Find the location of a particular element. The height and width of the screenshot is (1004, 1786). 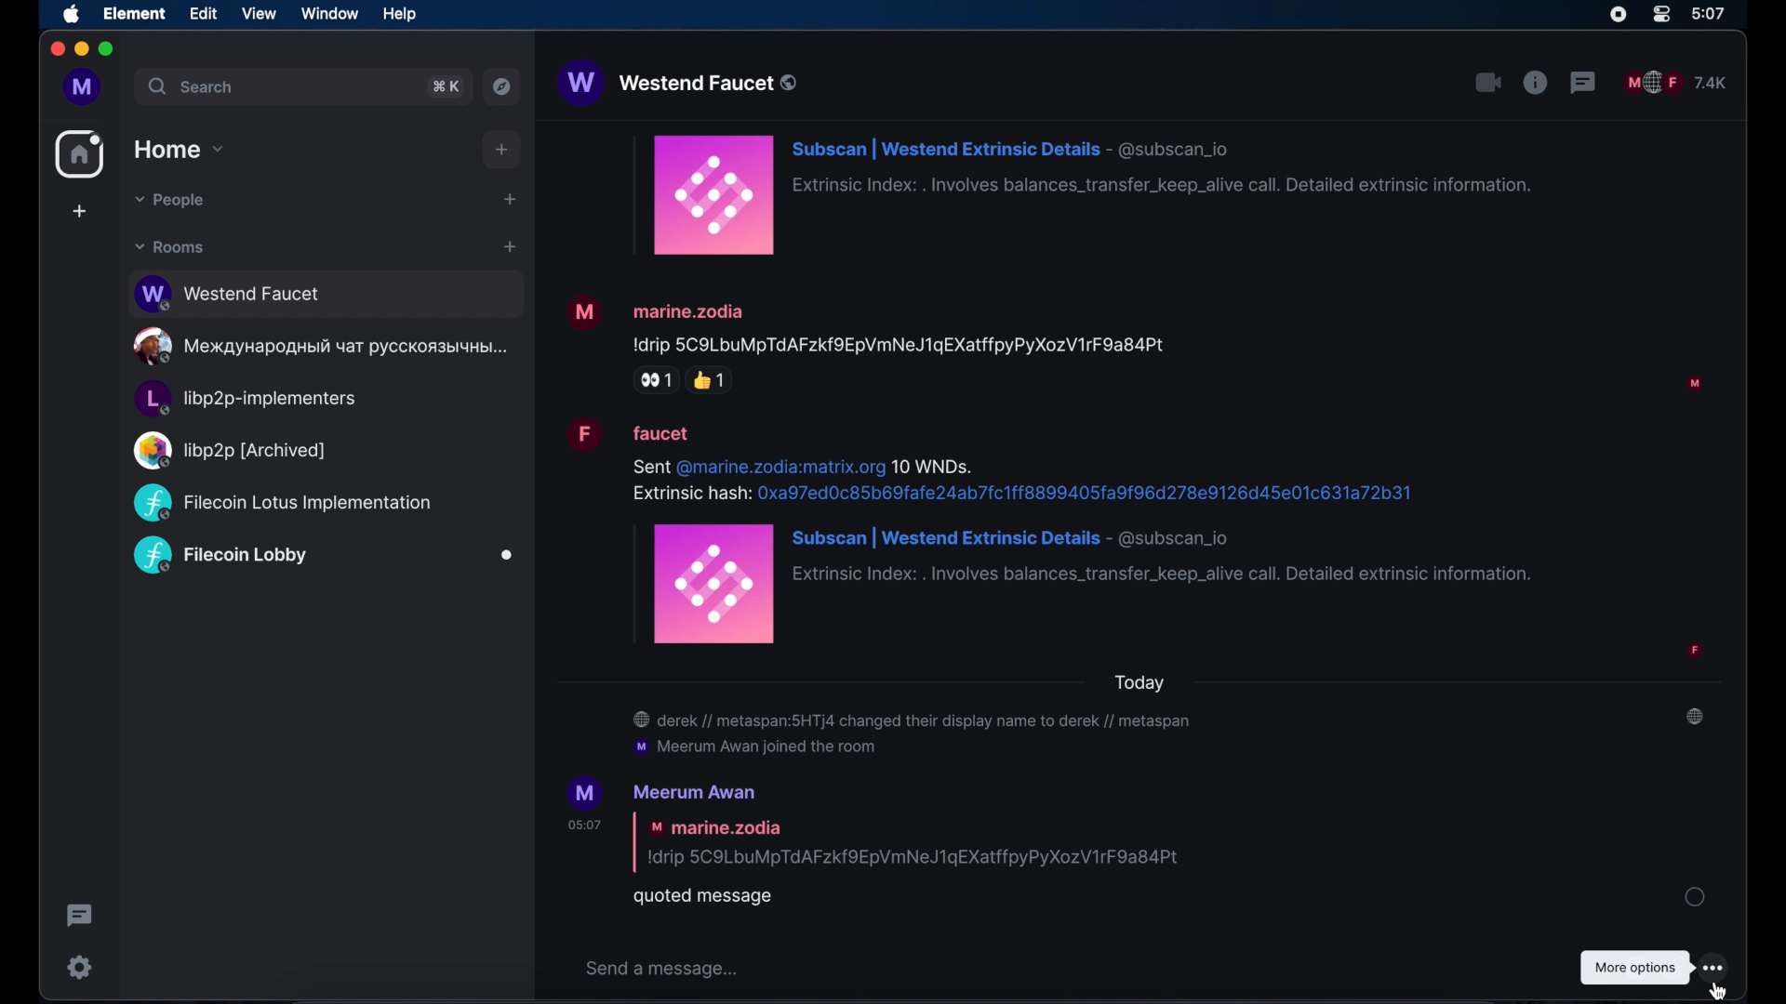

quoted message is located at coordinates (884, 843).